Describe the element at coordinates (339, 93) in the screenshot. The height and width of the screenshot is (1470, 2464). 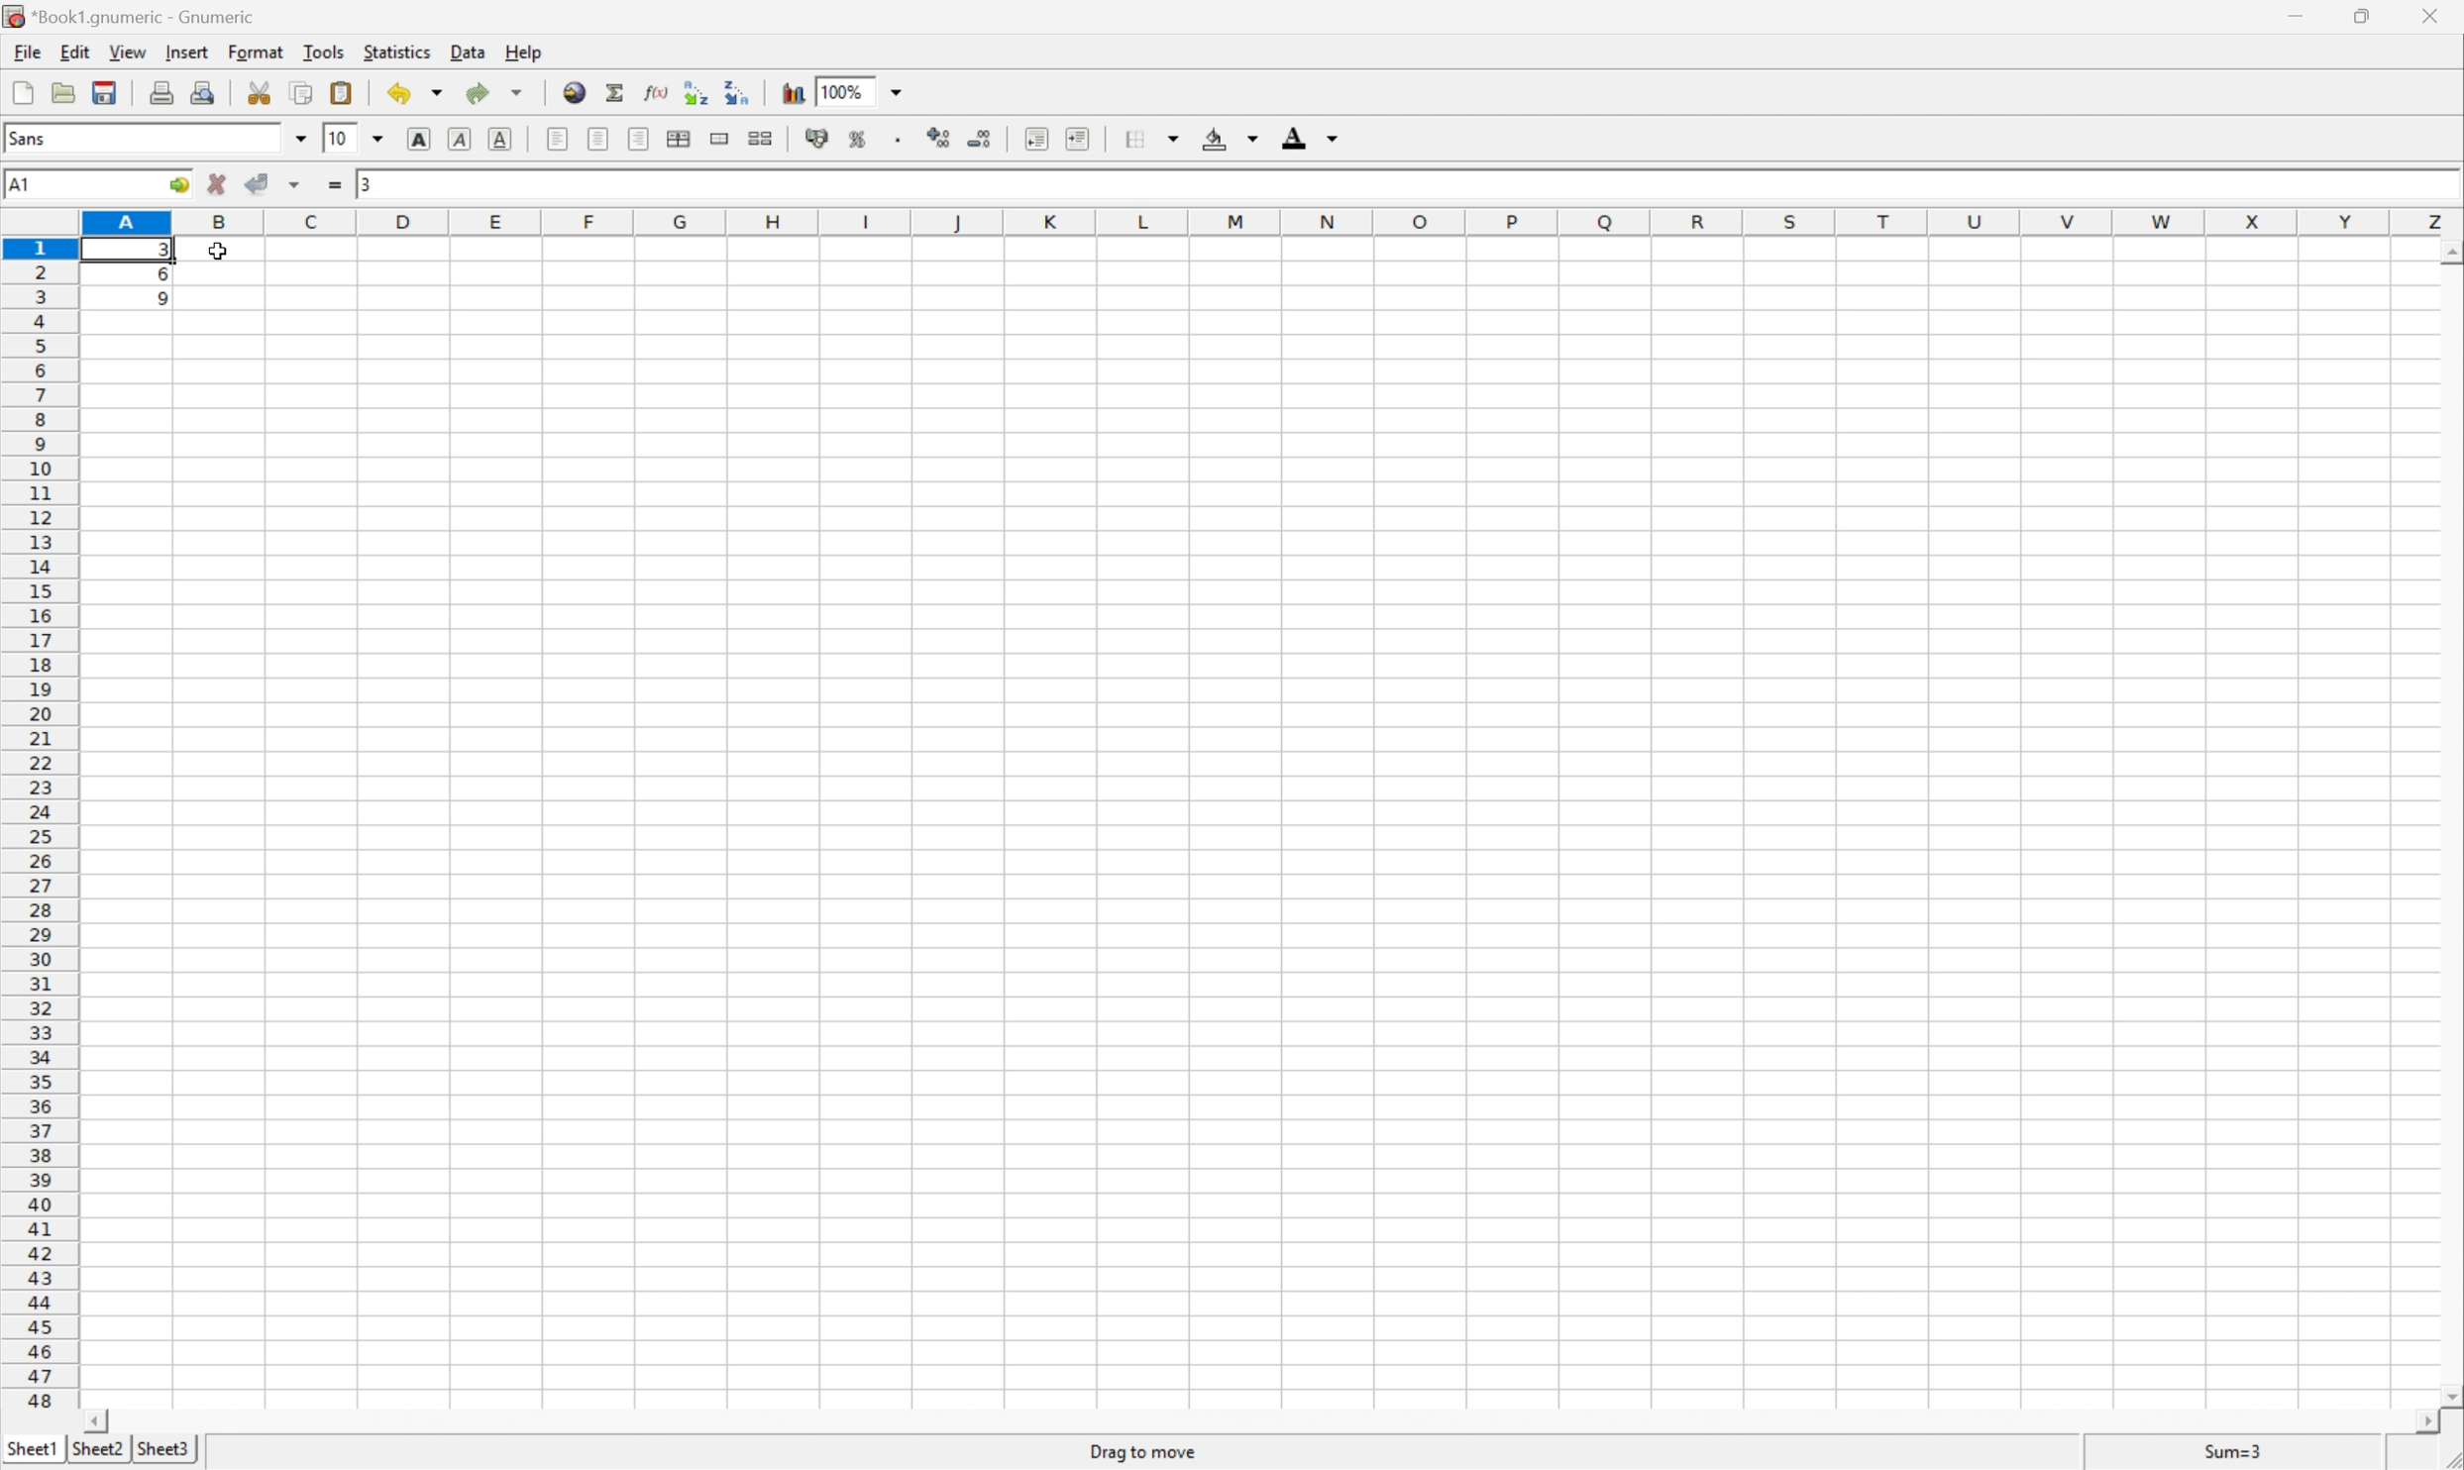
I see `Paste a clipboard` at that location.